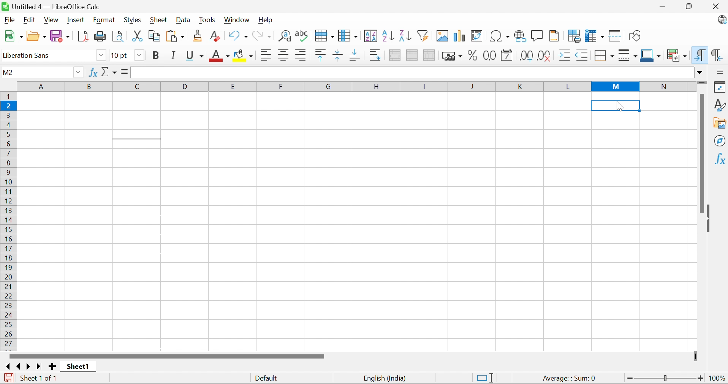 The image size is (728, 384). What do you see at coordinates (265, 19) in the screenshot?
I see `Help` at bounding box center [265, 19].